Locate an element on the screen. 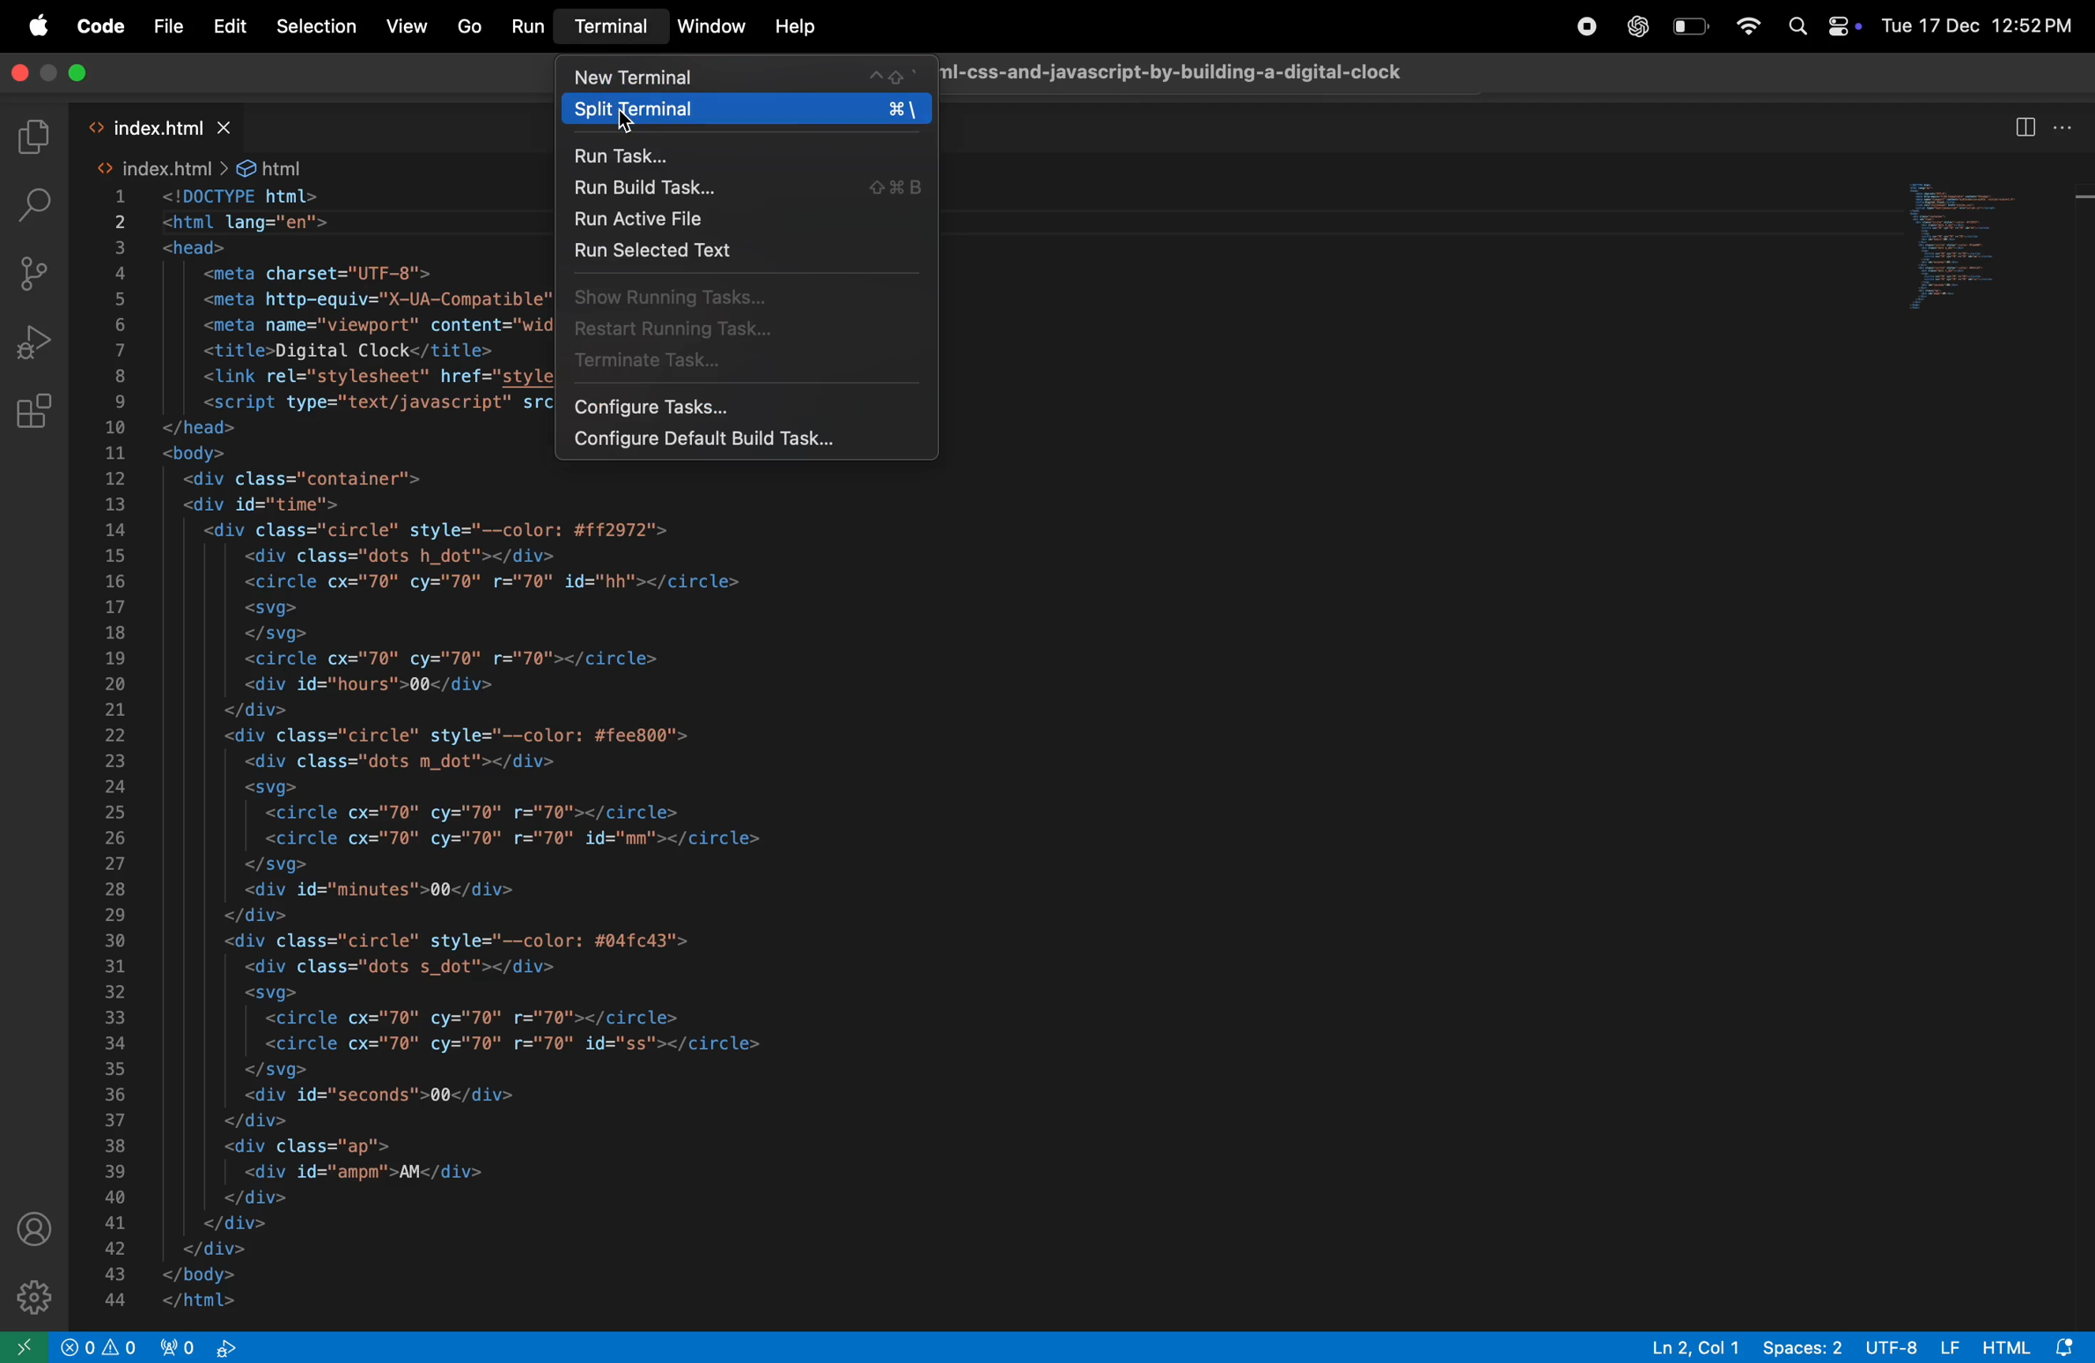 The height and width of the screenshot is (1363, 2095). <> index.html > & html is located at coordinates (197, 168).